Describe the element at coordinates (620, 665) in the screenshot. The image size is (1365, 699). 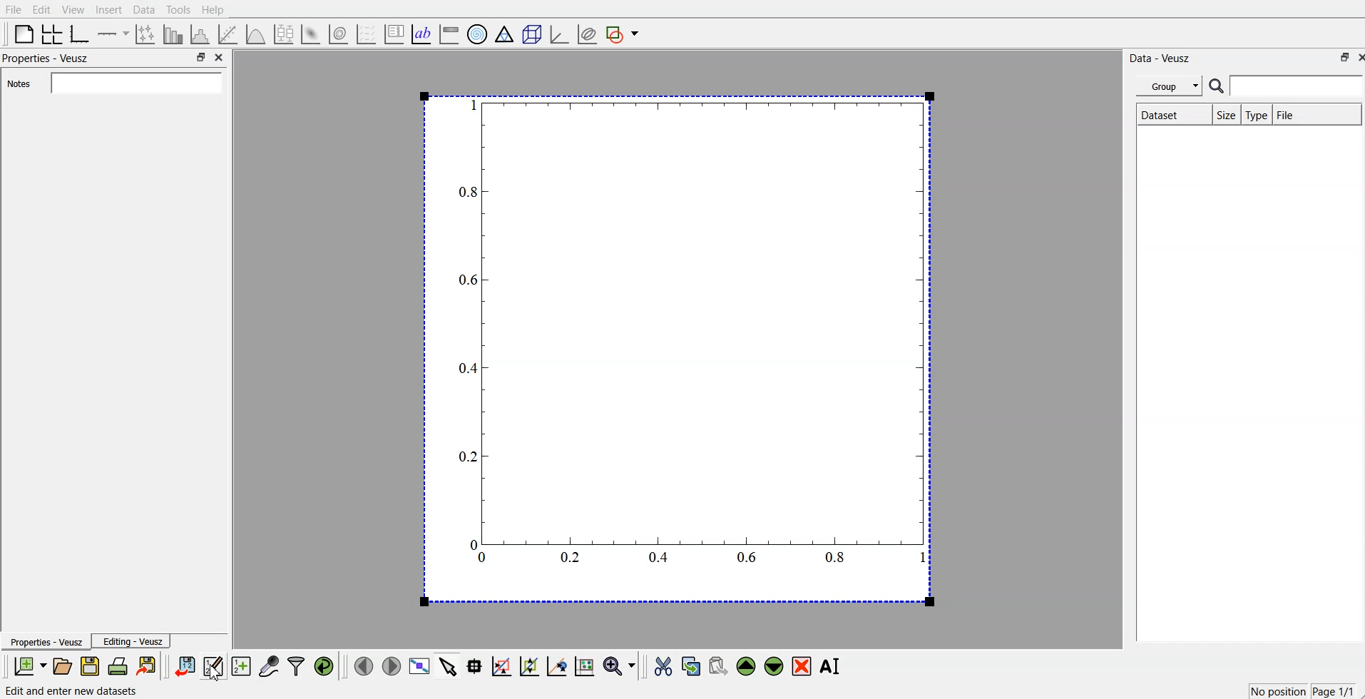
I see `zoom functions` at that location.